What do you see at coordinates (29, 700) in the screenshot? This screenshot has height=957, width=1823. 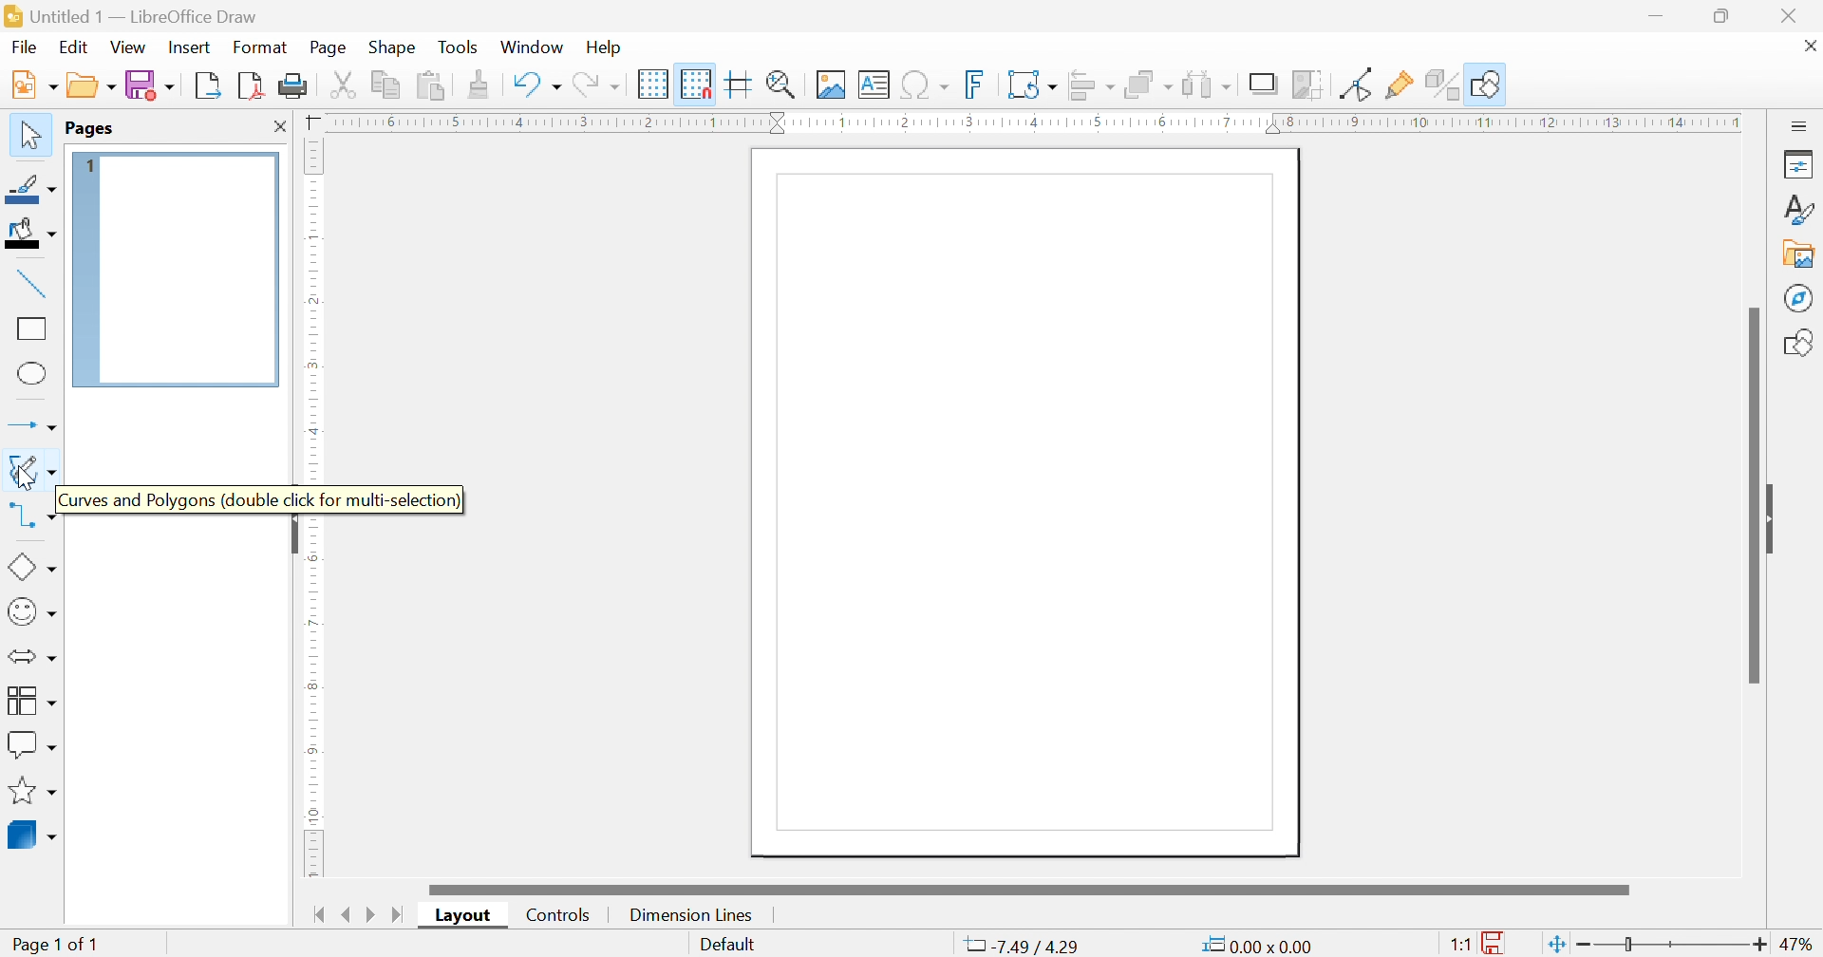 I see `flowcharts` at bounding box center [29, 700].